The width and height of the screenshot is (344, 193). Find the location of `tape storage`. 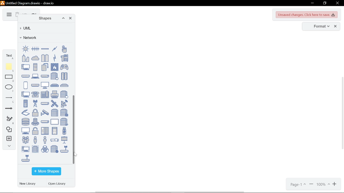

tape storage is located at coordinates (64, 122).